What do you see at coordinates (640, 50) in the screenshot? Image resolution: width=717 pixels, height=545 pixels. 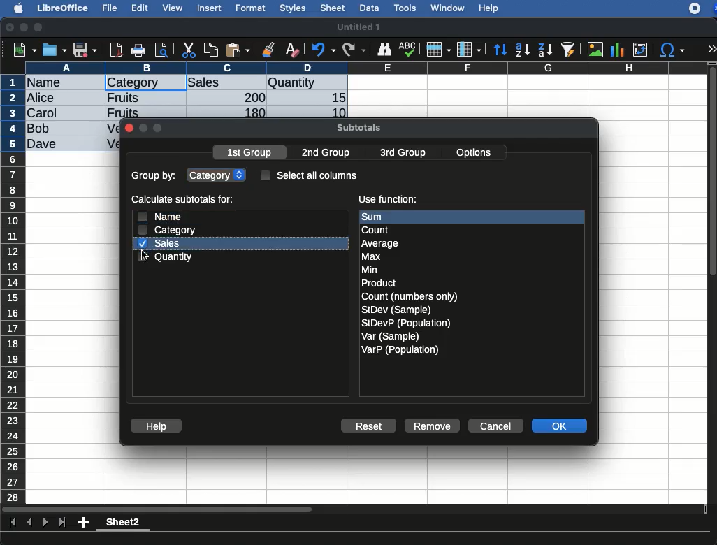 I see `pivot table` at bounding box center [640, 50].